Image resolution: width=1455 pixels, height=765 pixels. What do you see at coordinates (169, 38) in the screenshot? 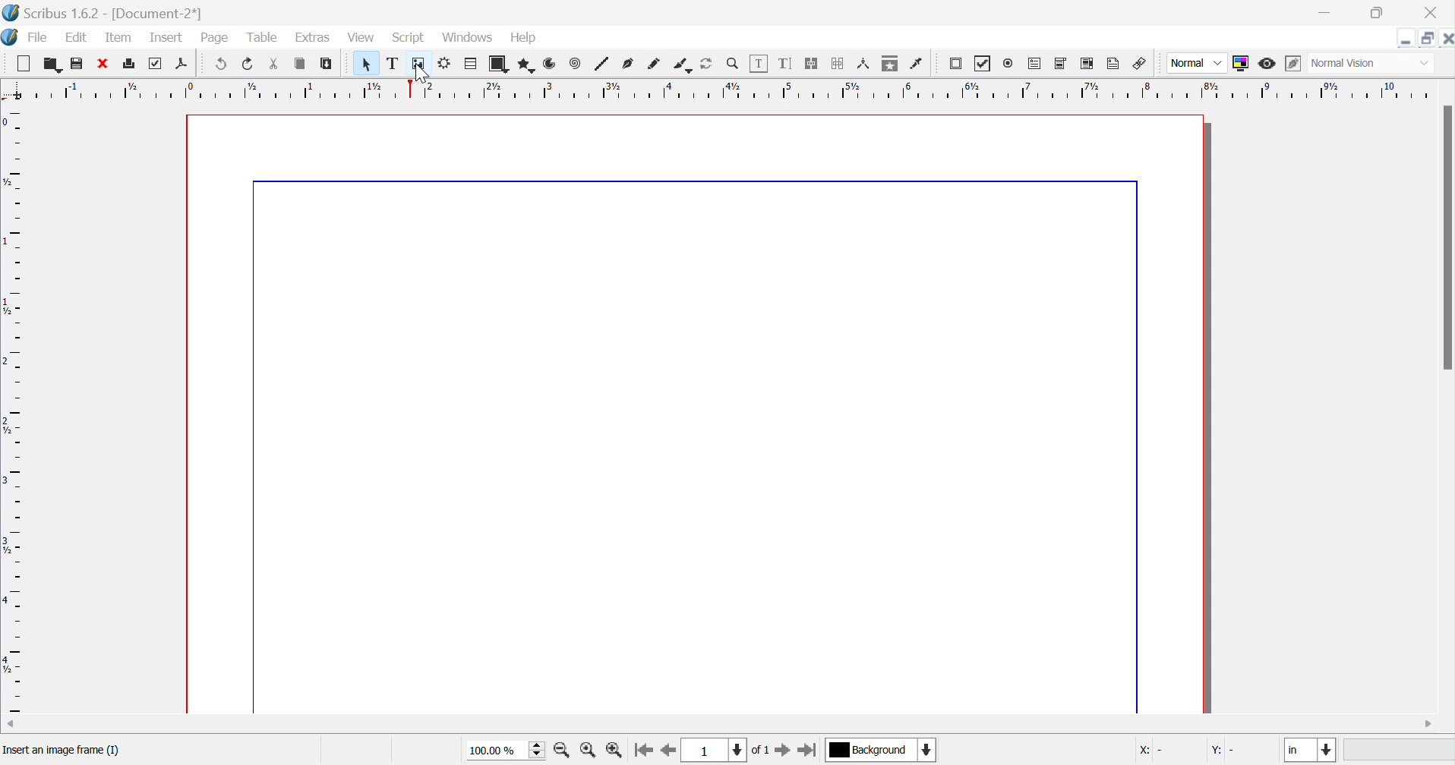
I see `insert` at bounding box center [169, 38].